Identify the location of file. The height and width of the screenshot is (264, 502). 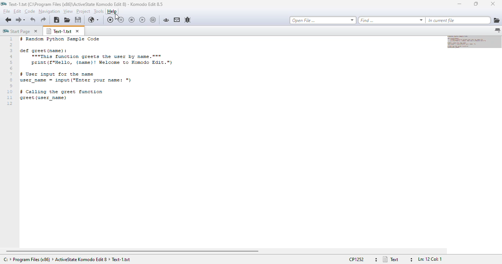
(6, 11).